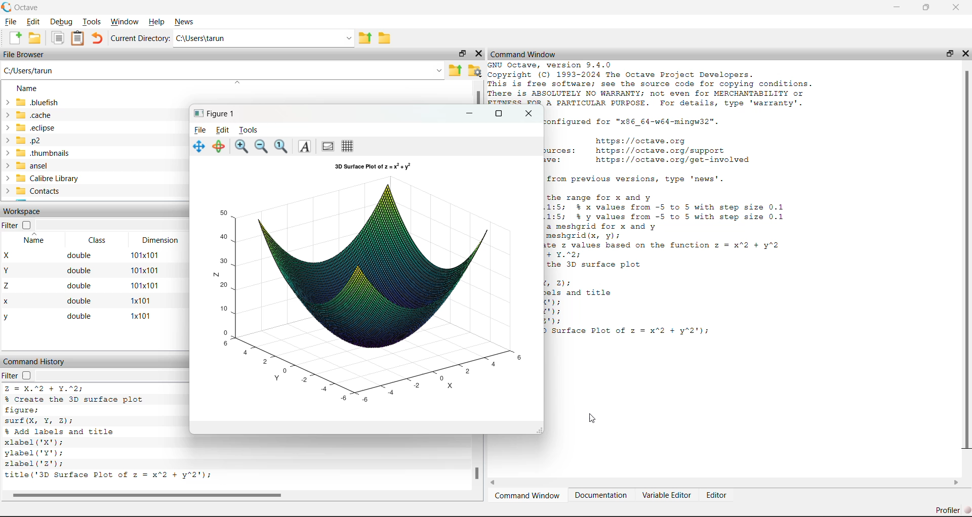 This screenshot has width=972, height=517. I want to click on Parent Directory, so click(365, 37).